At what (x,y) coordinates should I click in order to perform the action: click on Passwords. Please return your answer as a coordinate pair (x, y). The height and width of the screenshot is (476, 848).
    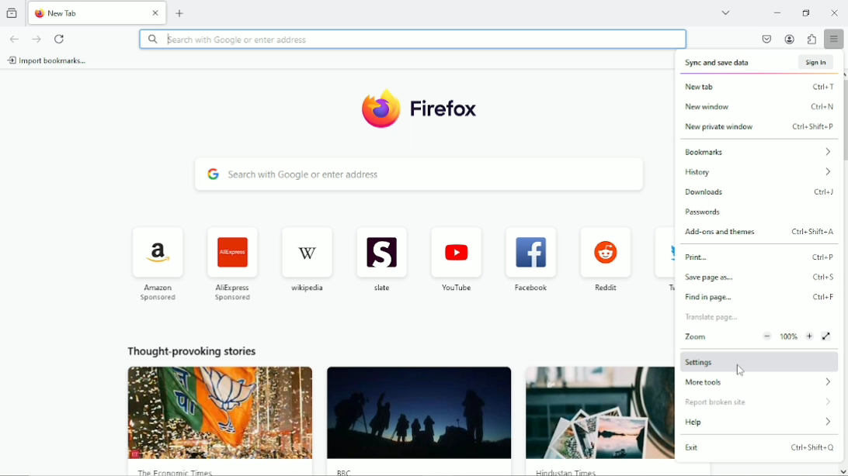
    Looking at the image, I should click on (705, 212).